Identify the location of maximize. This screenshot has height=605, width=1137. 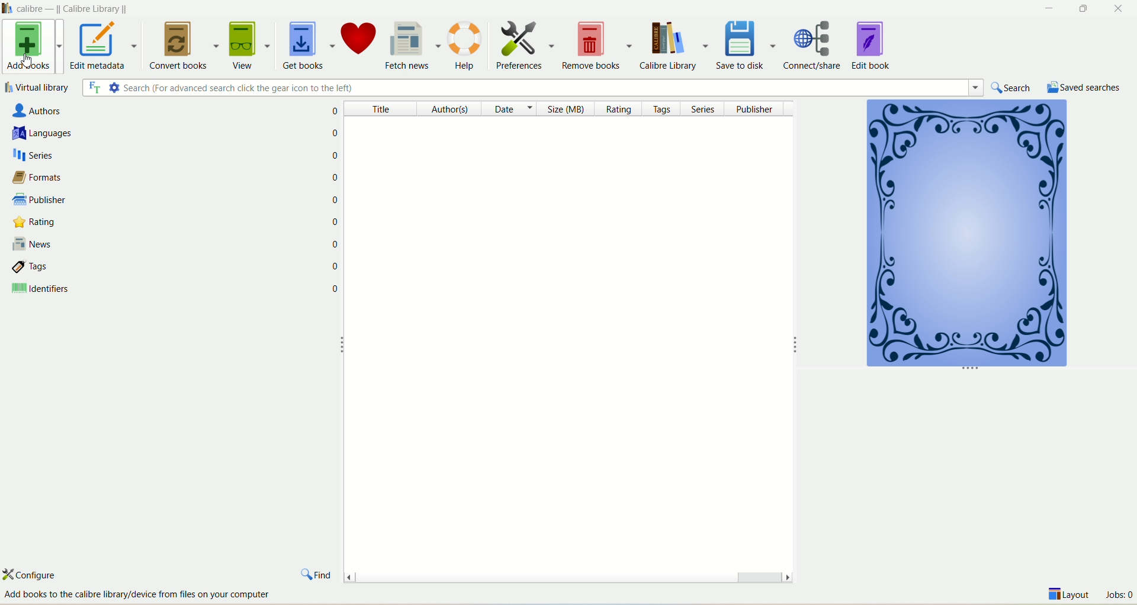
(1083, 9).